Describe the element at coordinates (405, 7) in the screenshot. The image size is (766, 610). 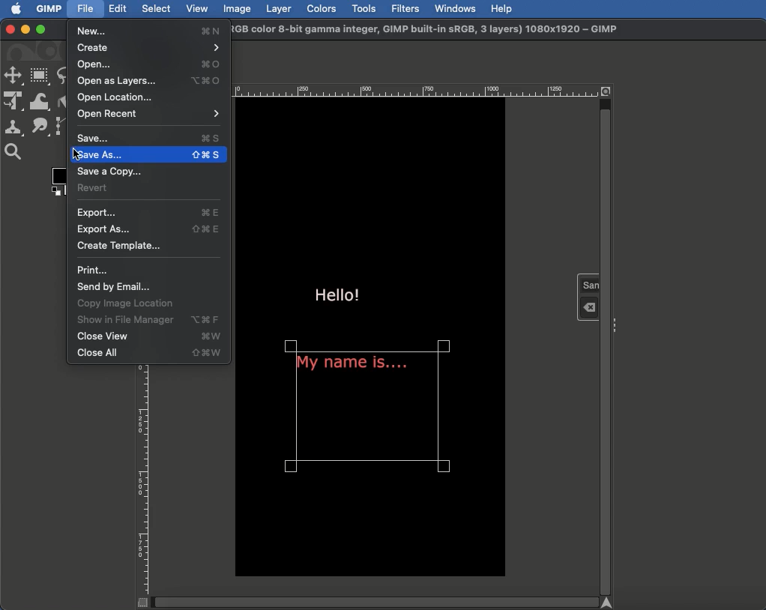
I see `Filters` at that location.